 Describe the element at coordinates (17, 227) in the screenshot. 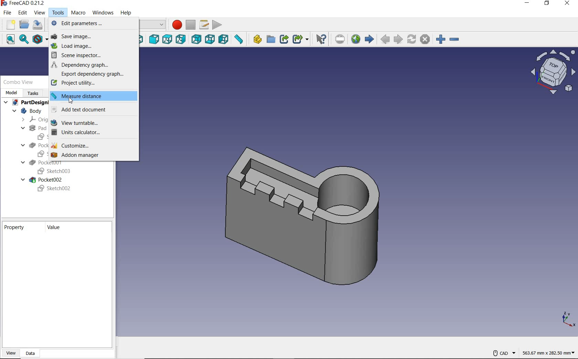

I see `PROPERTY` at that location.